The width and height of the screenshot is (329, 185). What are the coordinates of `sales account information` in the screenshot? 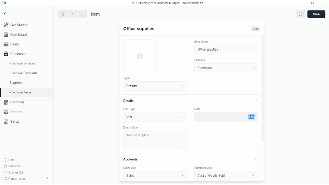 It's located at (182, 175).